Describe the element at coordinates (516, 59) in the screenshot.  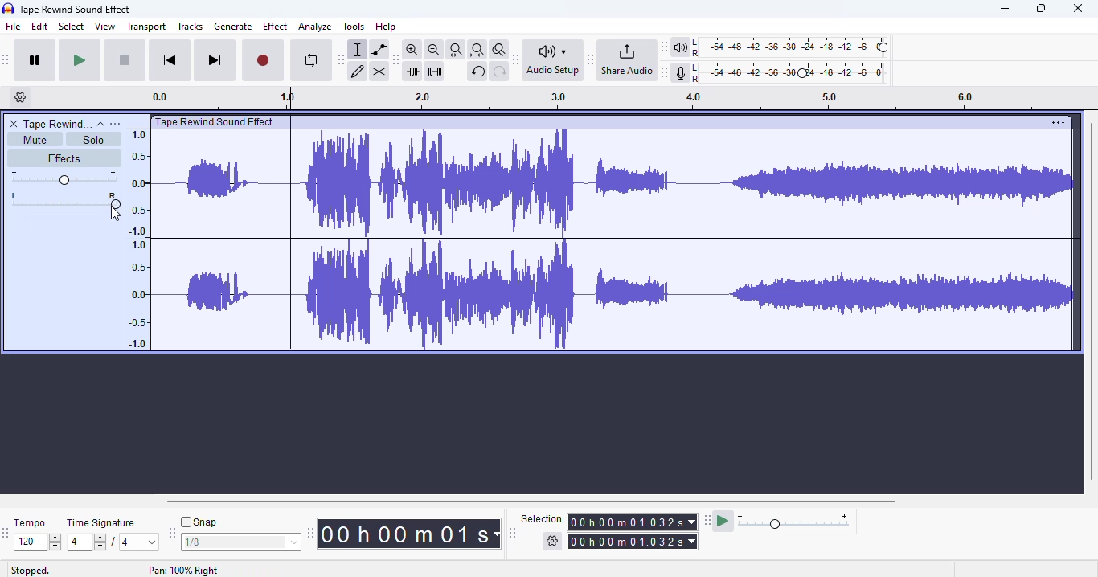
I see `audacity audio setup toolbar` at that location.